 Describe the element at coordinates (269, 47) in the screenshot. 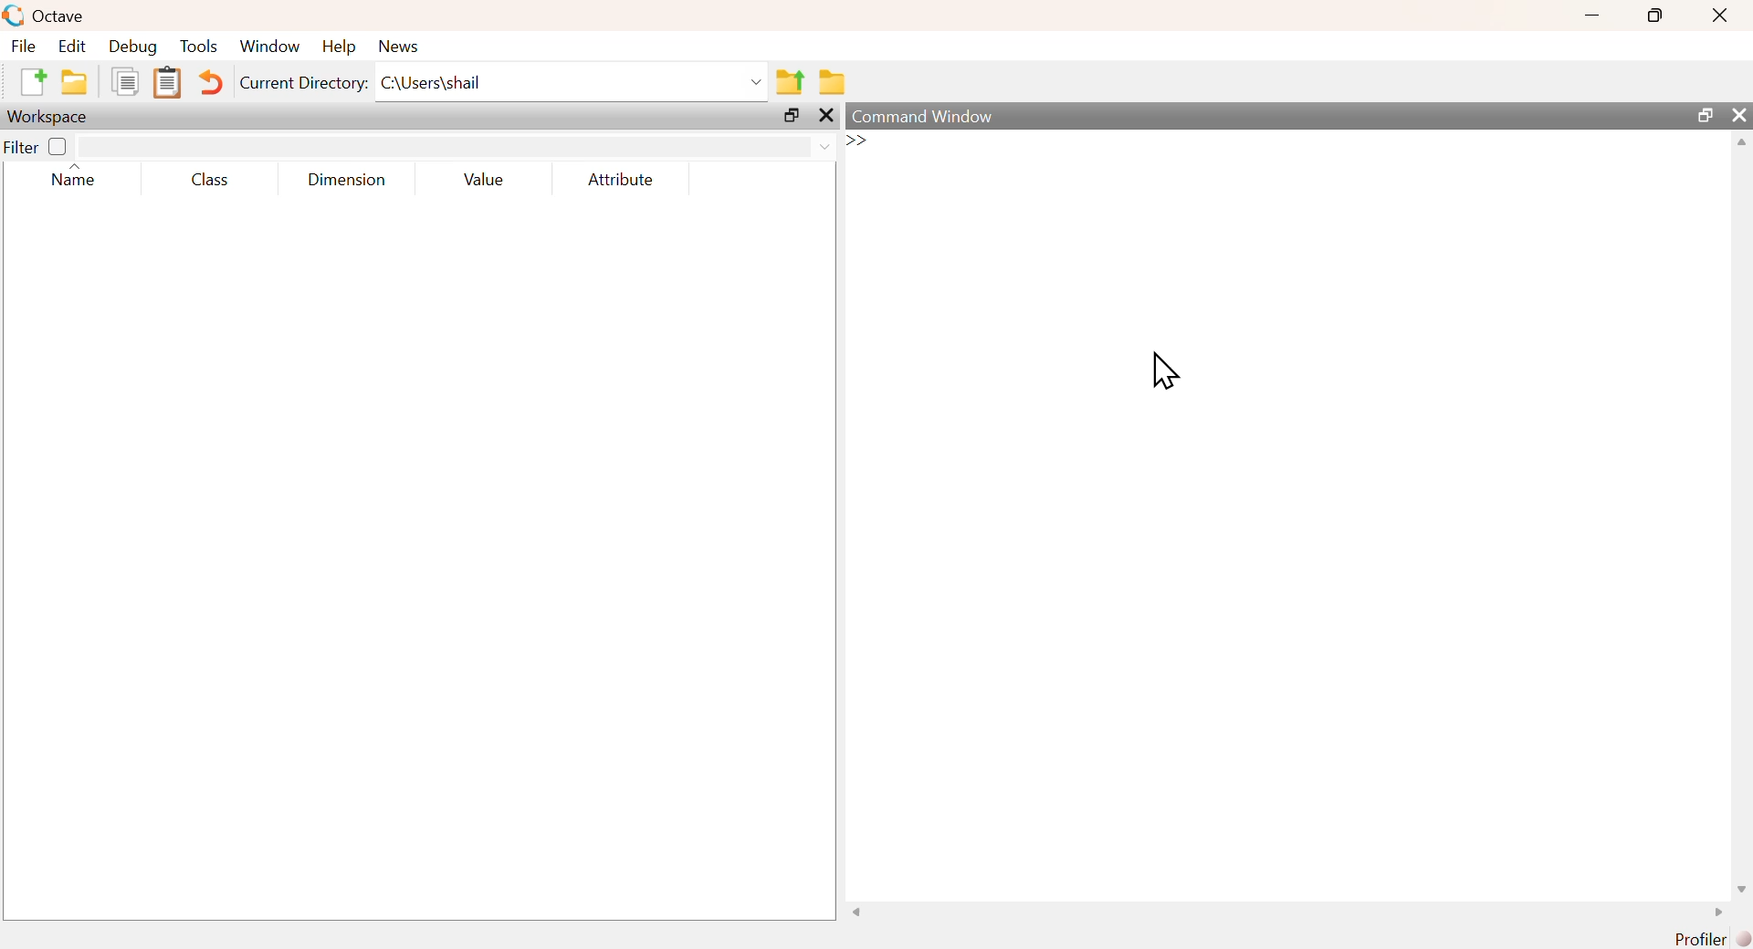

I see `Window` at that location.